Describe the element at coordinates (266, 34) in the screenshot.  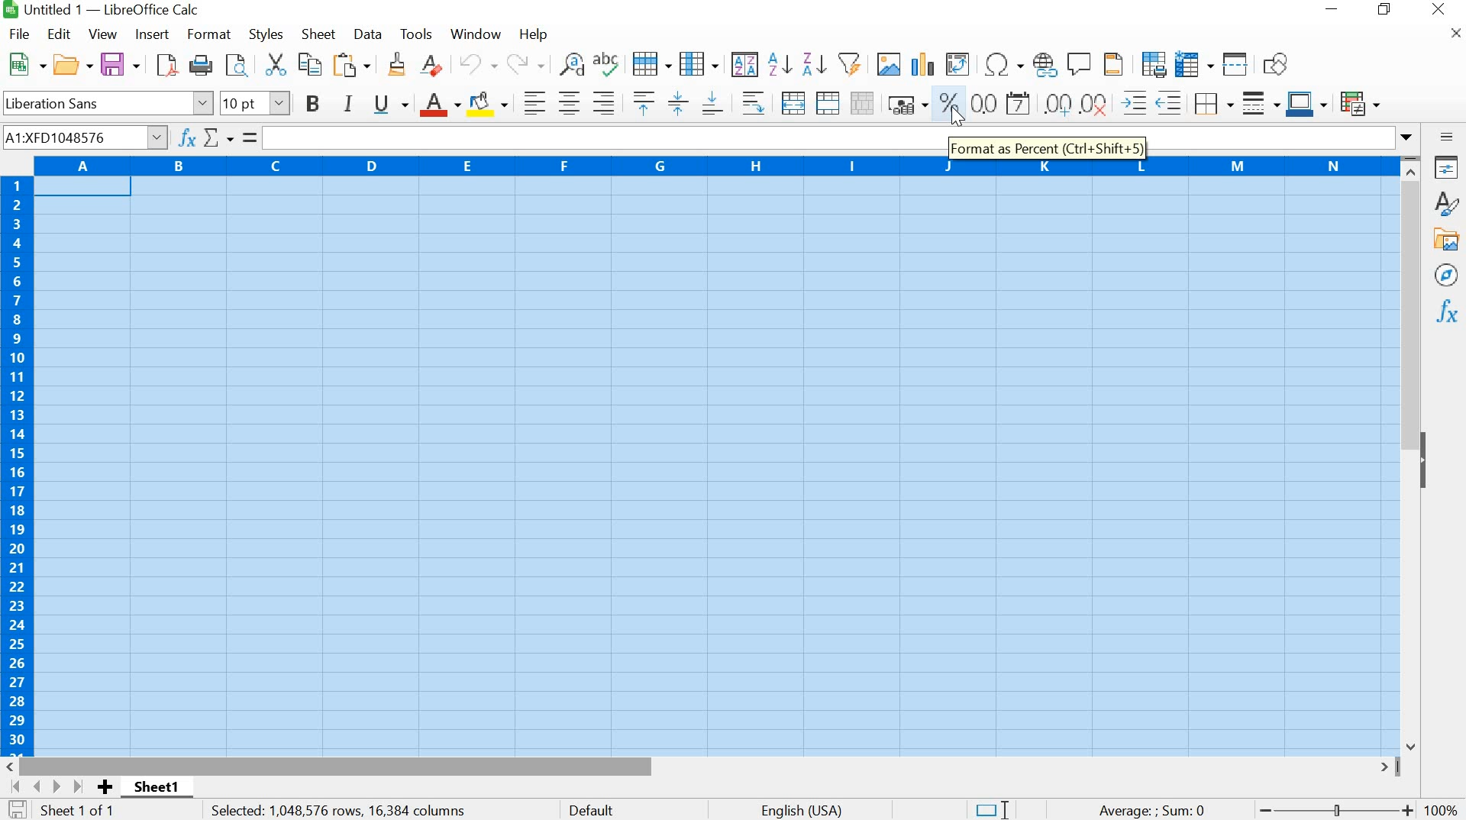
I see `STYLES` at that location.